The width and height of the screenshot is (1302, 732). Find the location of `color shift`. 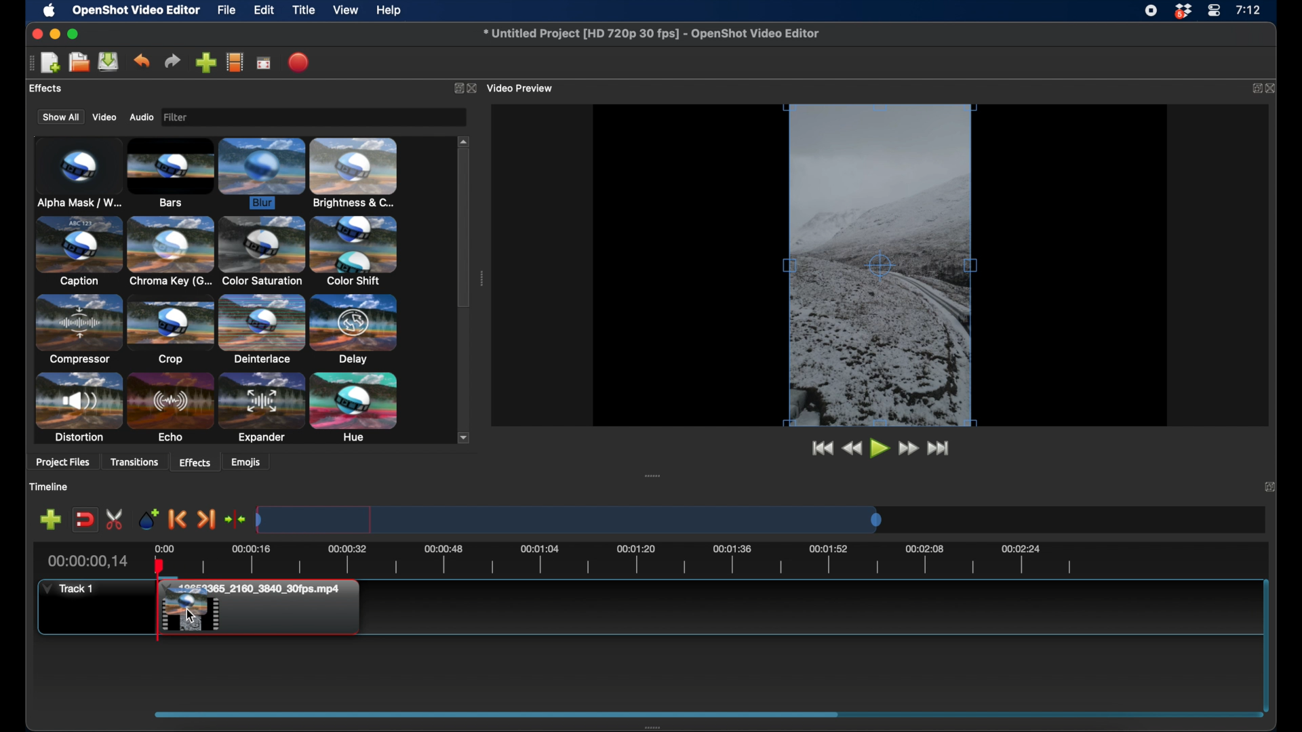

color shift is located at coordinates (353, 250).